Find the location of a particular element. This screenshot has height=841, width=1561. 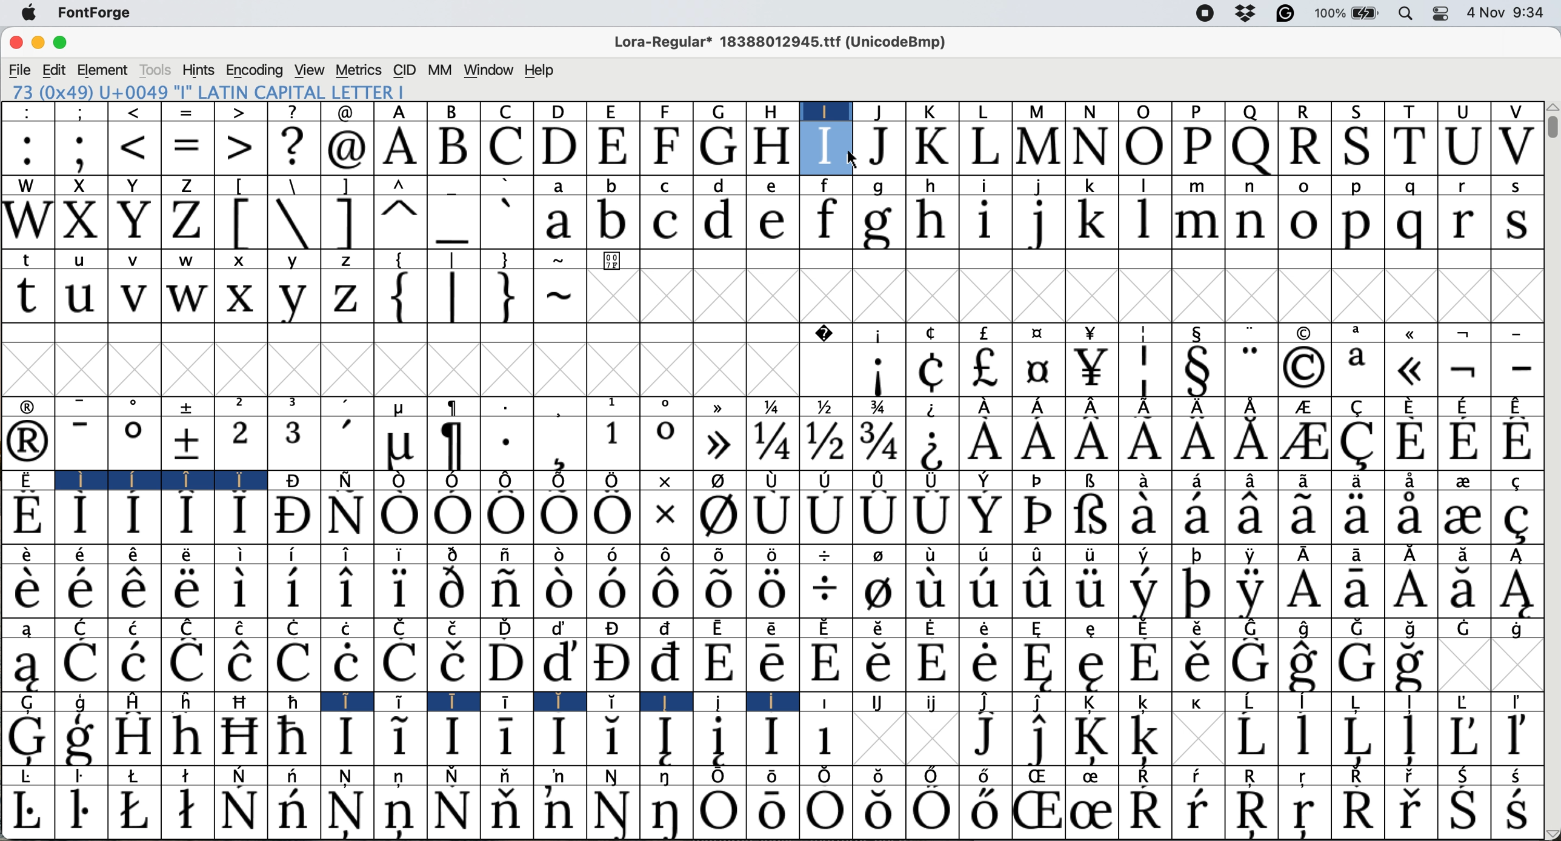

Symbol is located at coordinates (610, 592).